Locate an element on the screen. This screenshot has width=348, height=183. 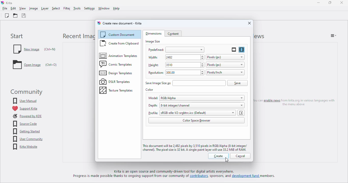
cancel is located at coordinates (240, 156).